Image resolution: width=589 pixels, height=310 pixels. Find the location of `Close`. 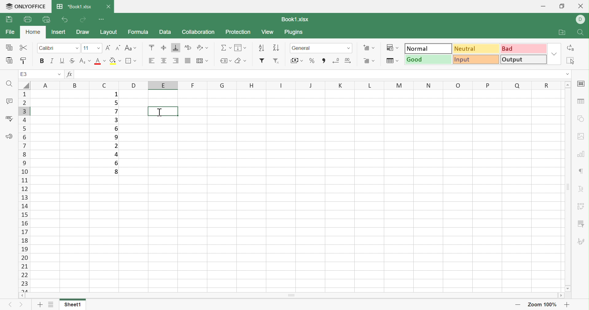

Close is located at coordinates (110, 6).